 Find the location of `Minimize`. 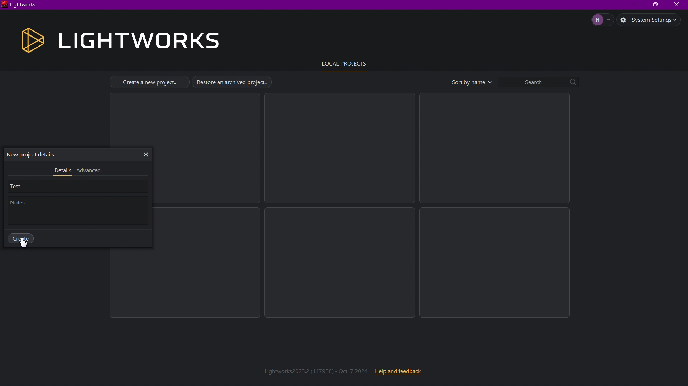

Minimize is located at coordinates (632, 5).